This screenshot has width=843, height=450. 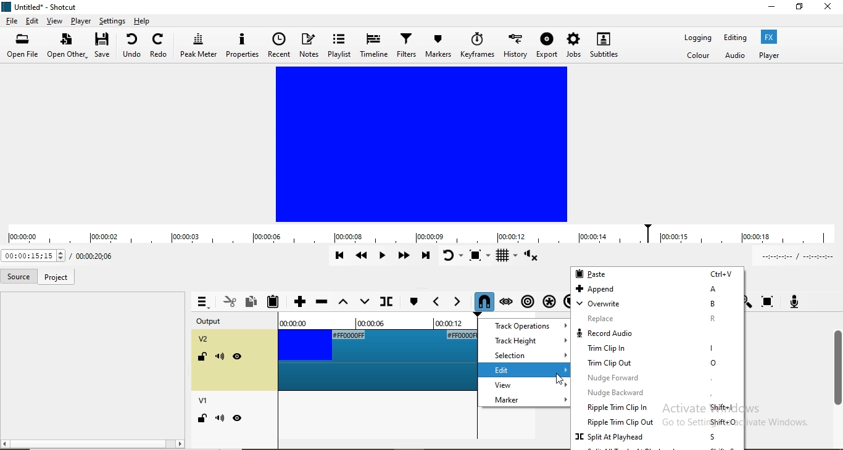 What do you see at coordinates (201, 420) in the screenshot?
I see `lock` at bounding box center [201, 420].